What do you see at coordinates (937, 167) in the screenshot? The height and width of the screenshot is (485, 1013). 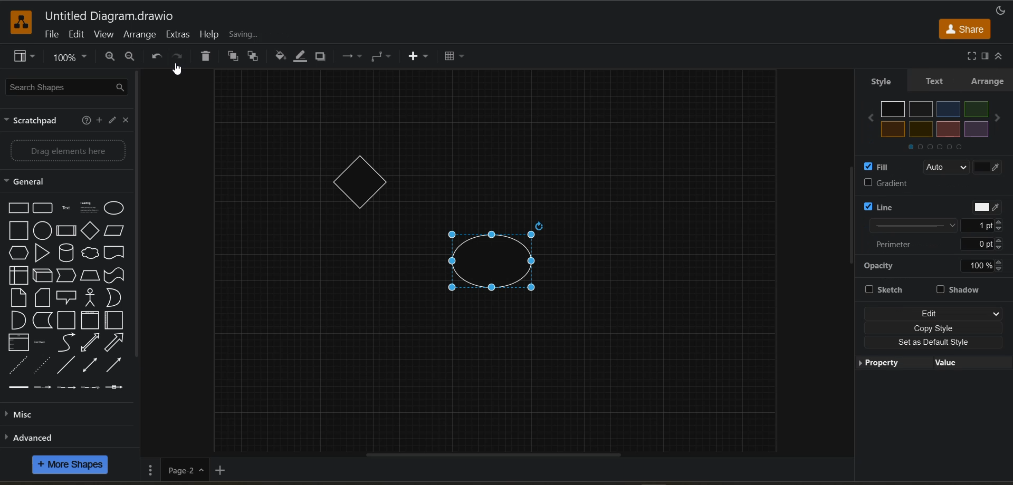 I see `fill` at bounding box center [937, 167].